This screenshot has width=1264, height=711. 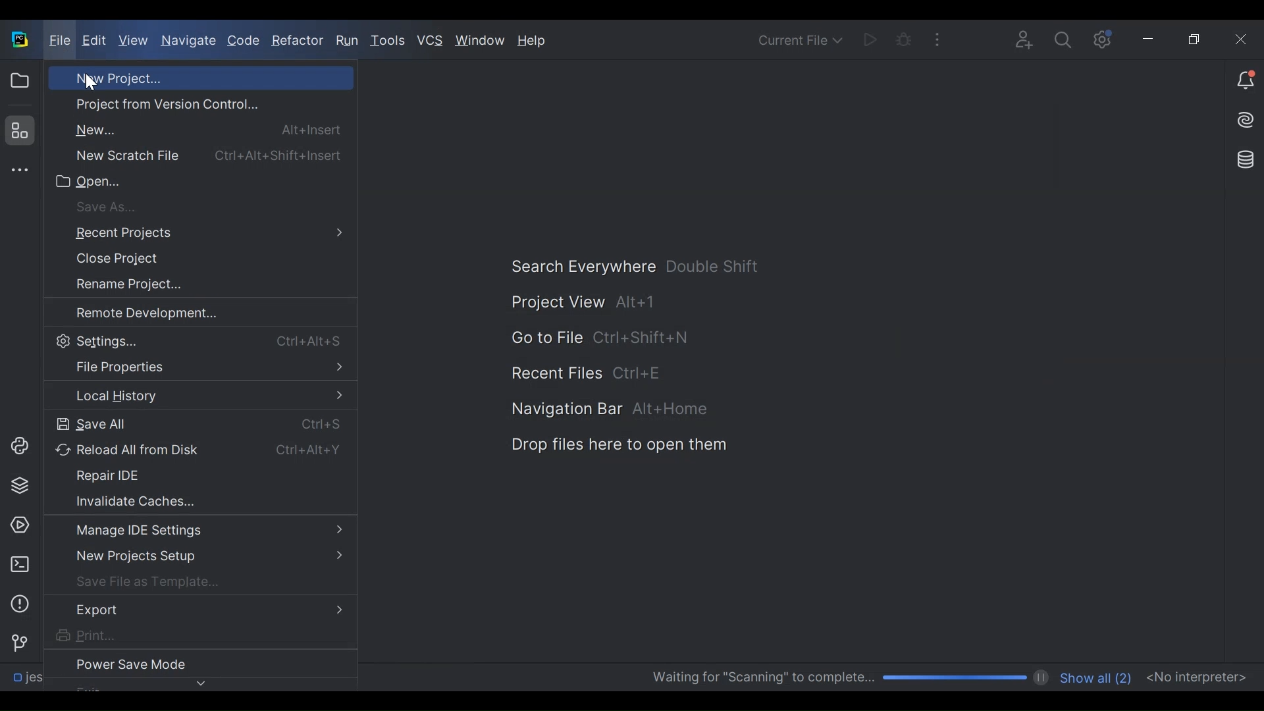 What do you see at coordinates (198, 425) in the screenshot?
I see `Save all` at bounding box center [198, 425].